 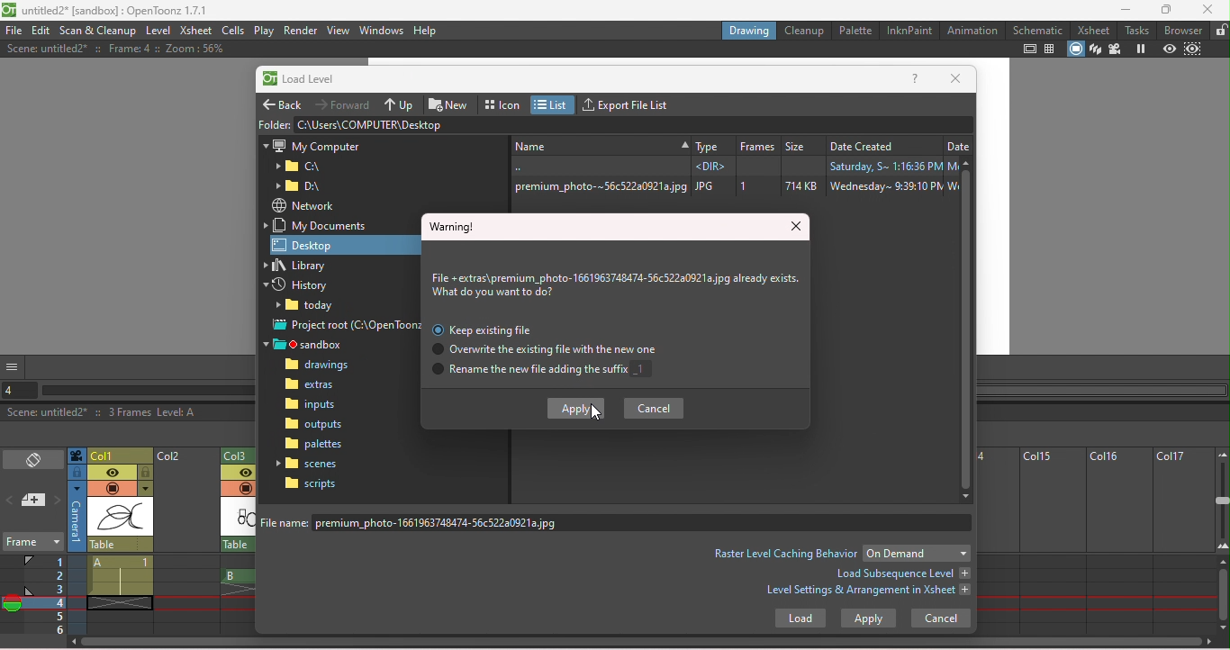 What do you see at coordinates (1140, 50) in the screenshot?
I see `Freeze` at bounding box center [1140, 50].